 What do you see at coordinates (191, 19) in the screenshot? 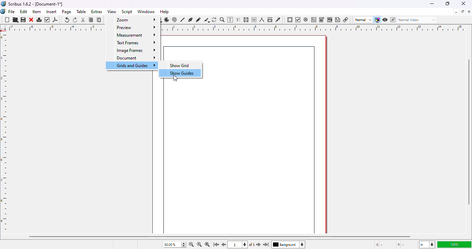
I see `bezier curve` at bounding box center [191, 19].